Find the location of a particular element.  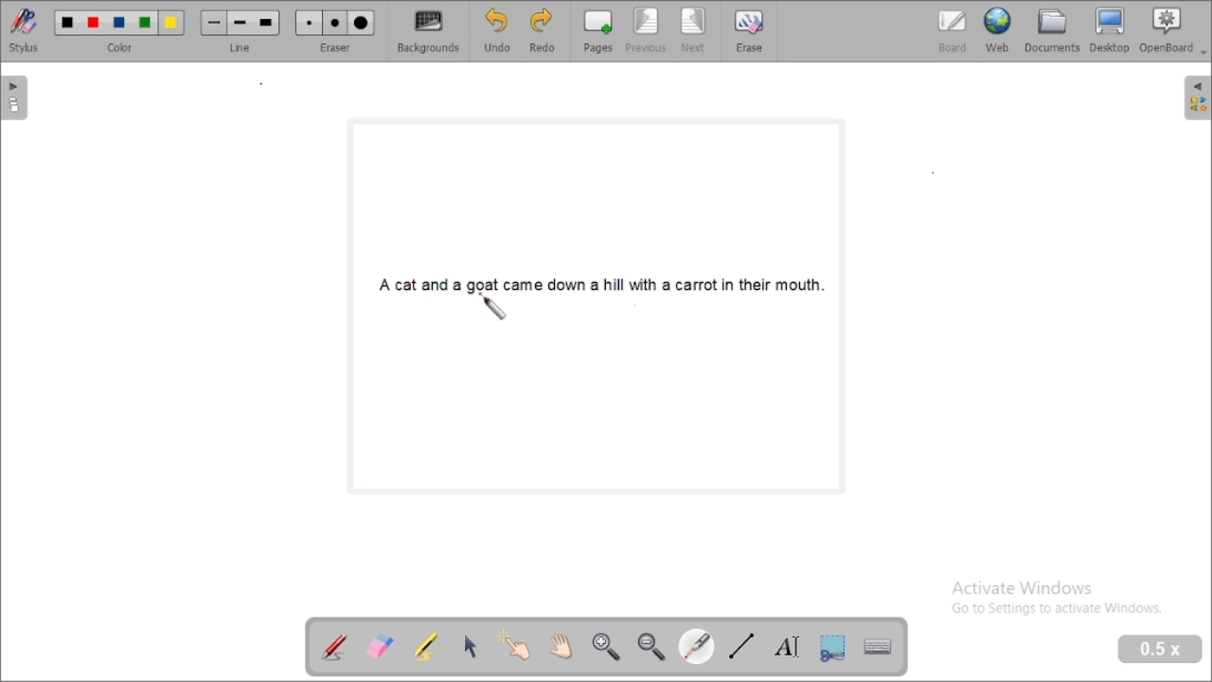

erase annotation is located at coordinates (381, 646).